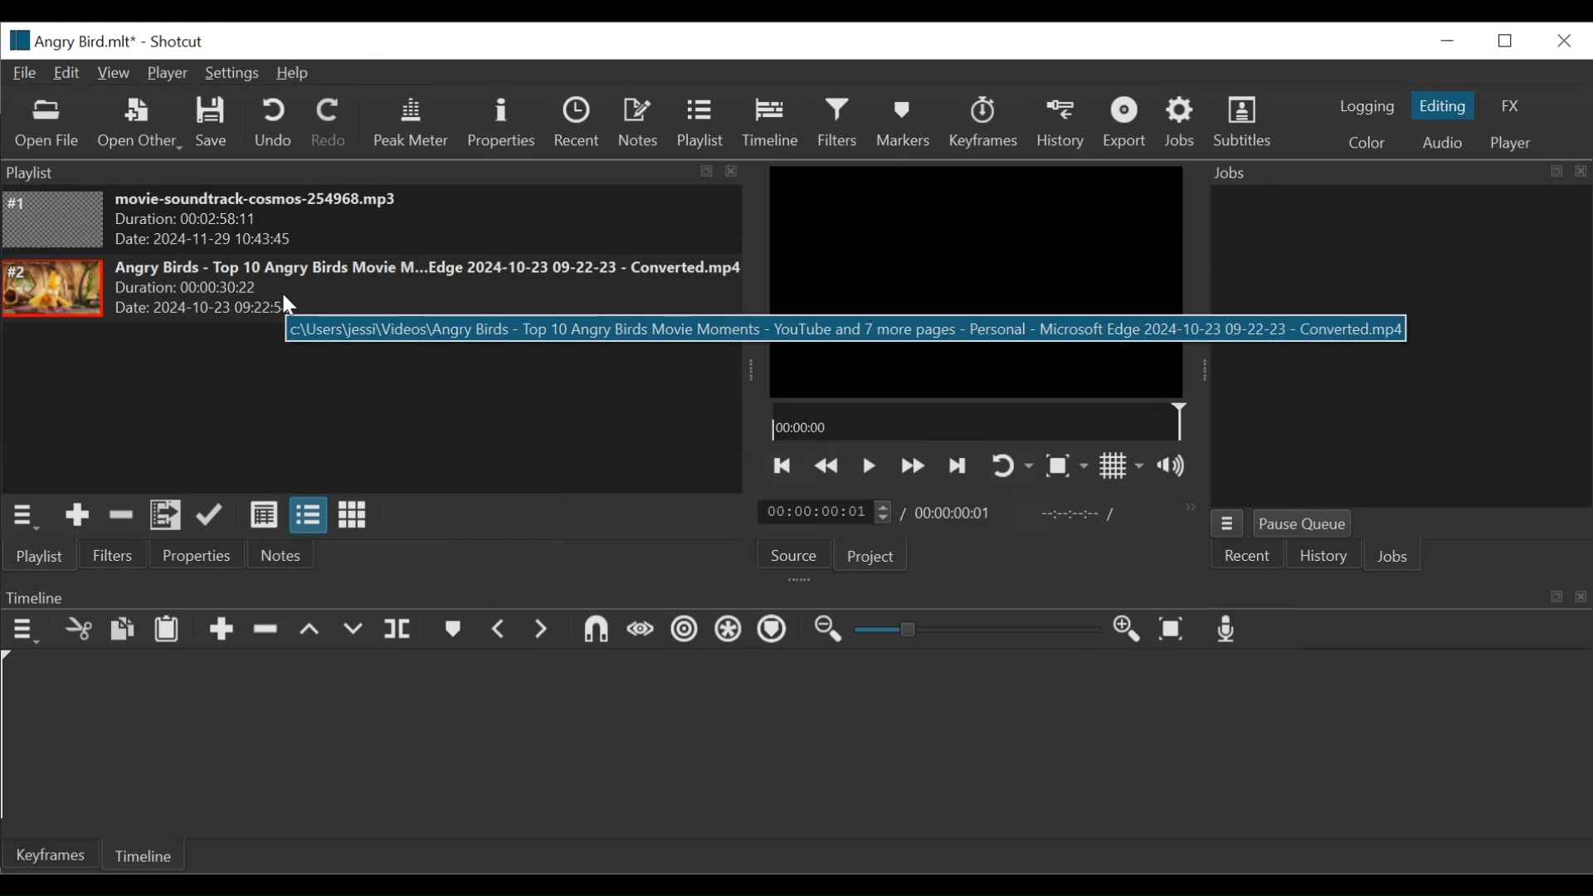  What do you see at coordinates (957, 280) in the screenshot?
I see `Media Viewer` at bounding box center [957, 280].